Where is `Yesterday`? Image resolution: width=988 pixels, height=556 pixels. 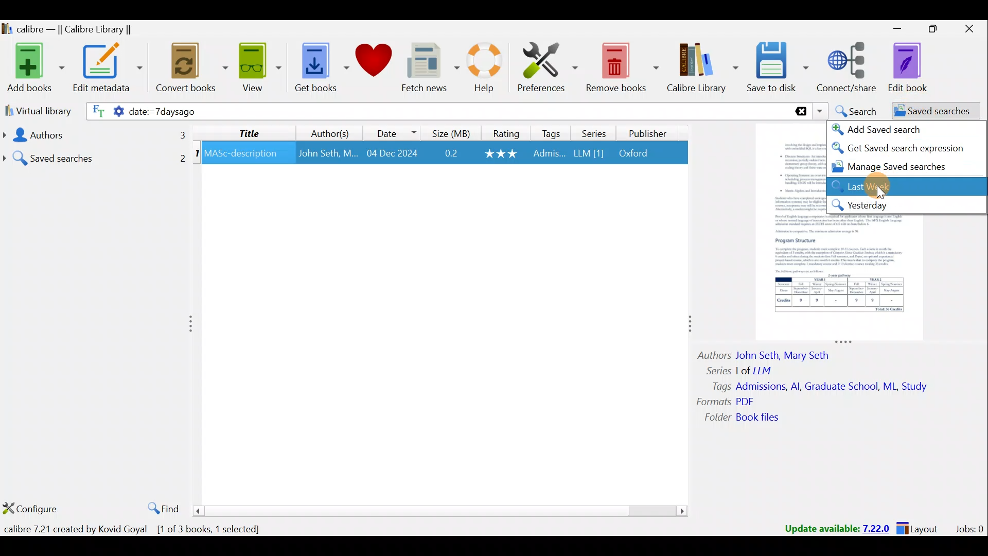 Yesterday is located at coordinates (905, 205).